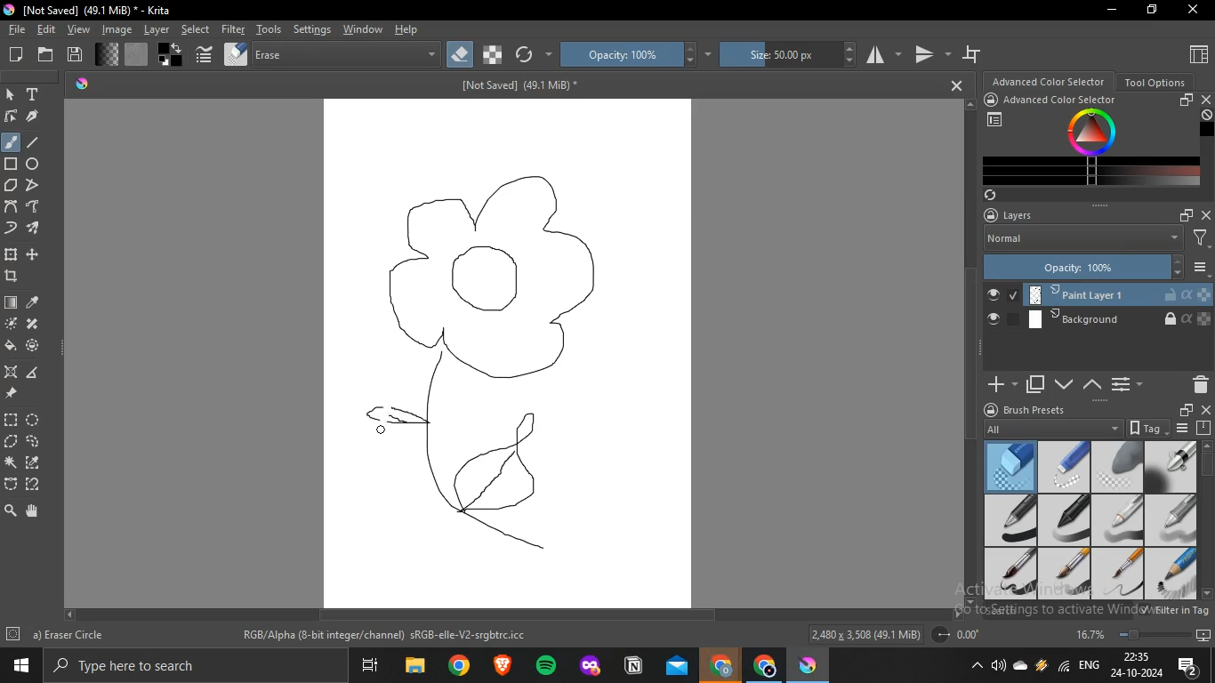 This screenshot has width=1215, height=683. Describe the element at coordinates (1035, 385) in the screenshot. I see `duplicate layer or mask layer` at that location.